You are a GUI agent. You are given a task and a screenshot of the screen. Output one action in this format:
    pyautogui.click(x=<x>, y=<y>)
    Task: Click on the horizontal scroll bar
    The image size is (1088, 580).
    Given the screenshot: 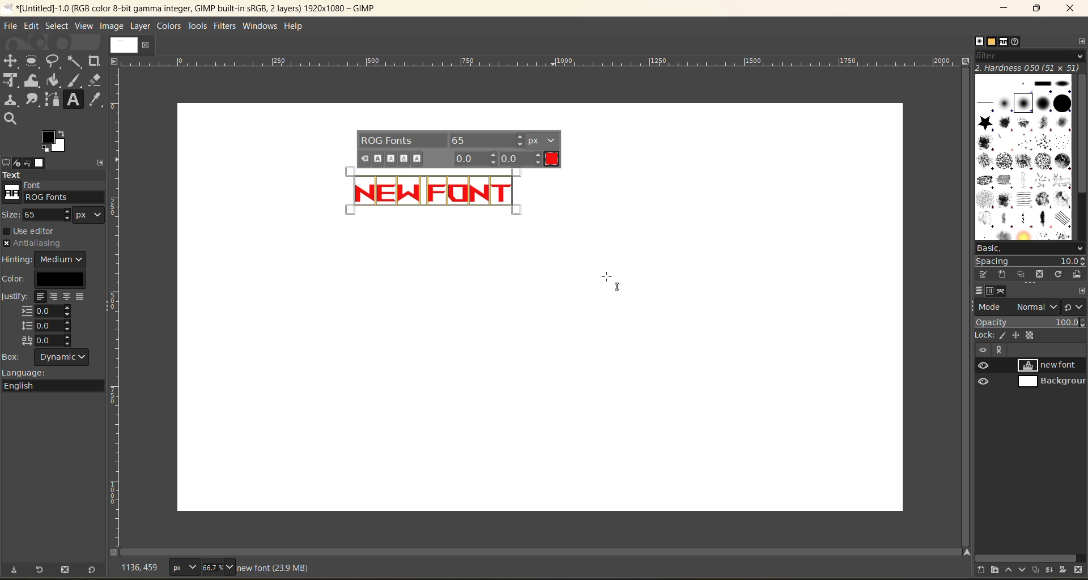 What is the action you would take?
    pyautogui.click(x=546, y=552)
    